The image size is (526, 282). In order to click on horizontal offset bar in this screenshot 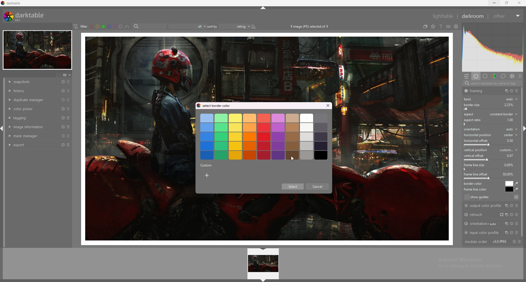, I will do `click(488, 144)`.